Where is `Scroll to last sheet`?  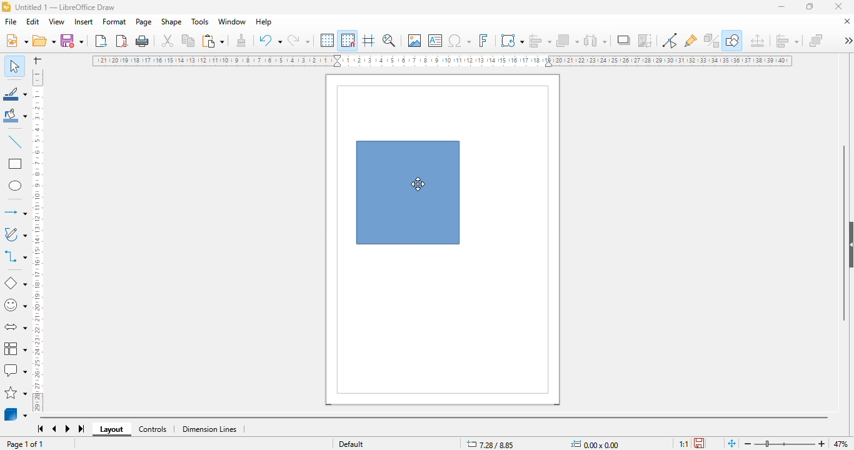 Scroll to last sheet is located at coordinates (83, 429).